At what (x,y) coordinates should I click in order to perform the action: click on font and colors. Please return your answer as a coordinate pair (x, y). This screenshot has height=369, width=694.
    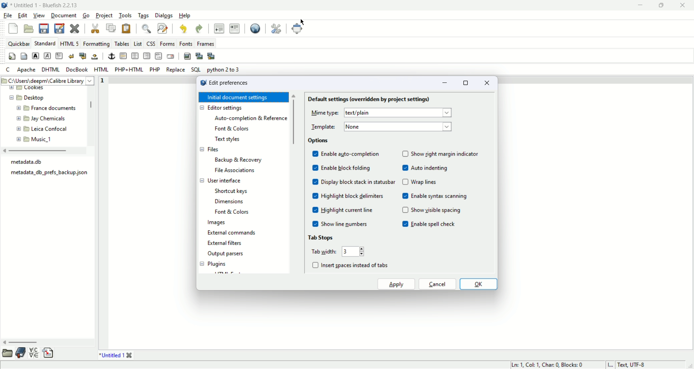
    Looking at the image, I should click on (241, 129).